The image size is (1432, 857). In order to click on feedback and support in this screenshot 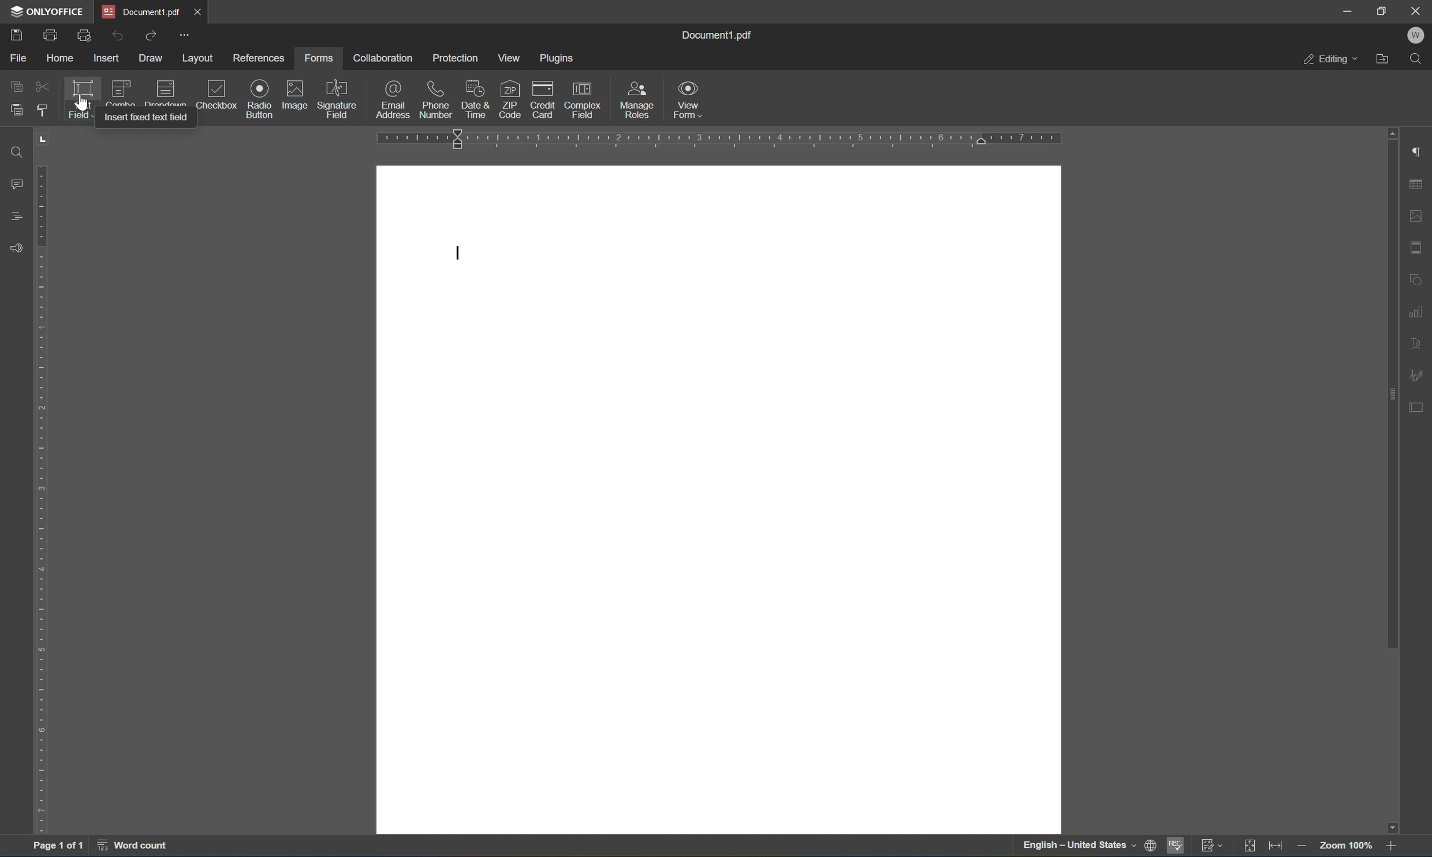, I will do `click(17, 249)`.